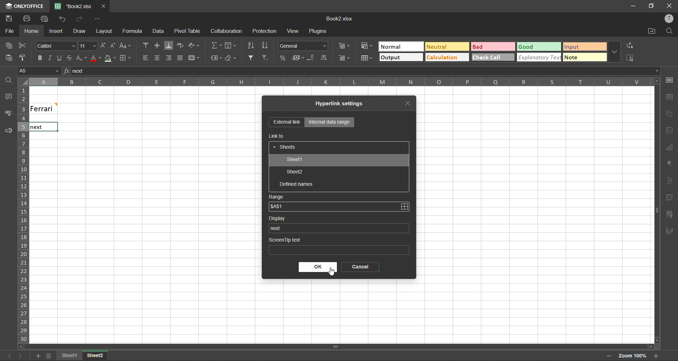 The height and width of the screenshot is (361, 678). What do you see at coordinates (292, 31) in the screenshot?
I see `view` at bounding box center [292, 31].